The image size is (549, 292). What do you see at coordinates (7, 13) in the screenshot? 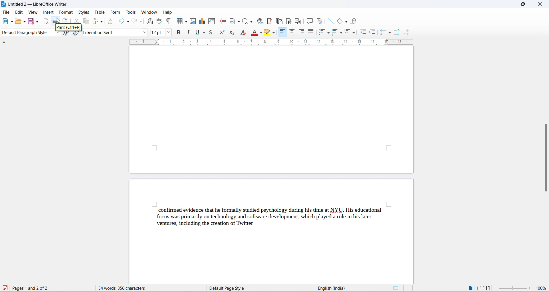
I see `file` at bounding box center [7, 13].